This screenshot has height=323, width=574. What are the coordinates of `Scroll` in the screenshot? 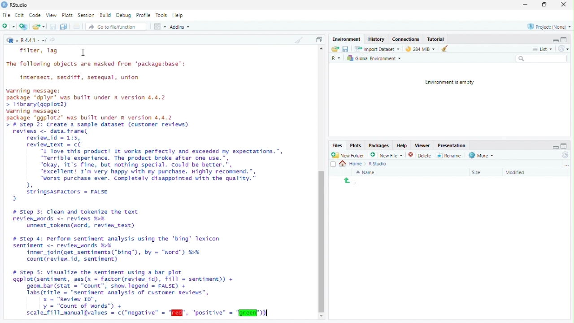 It's located at (321, 183).